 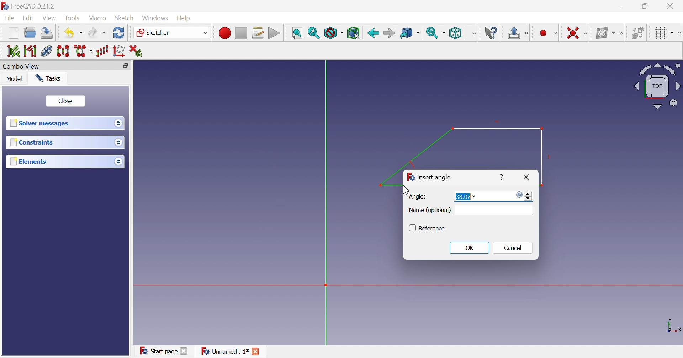 What do you see at coordinates (432, 33) in the screenshot?
I see `Sync view` at bounding box center [432, 33].